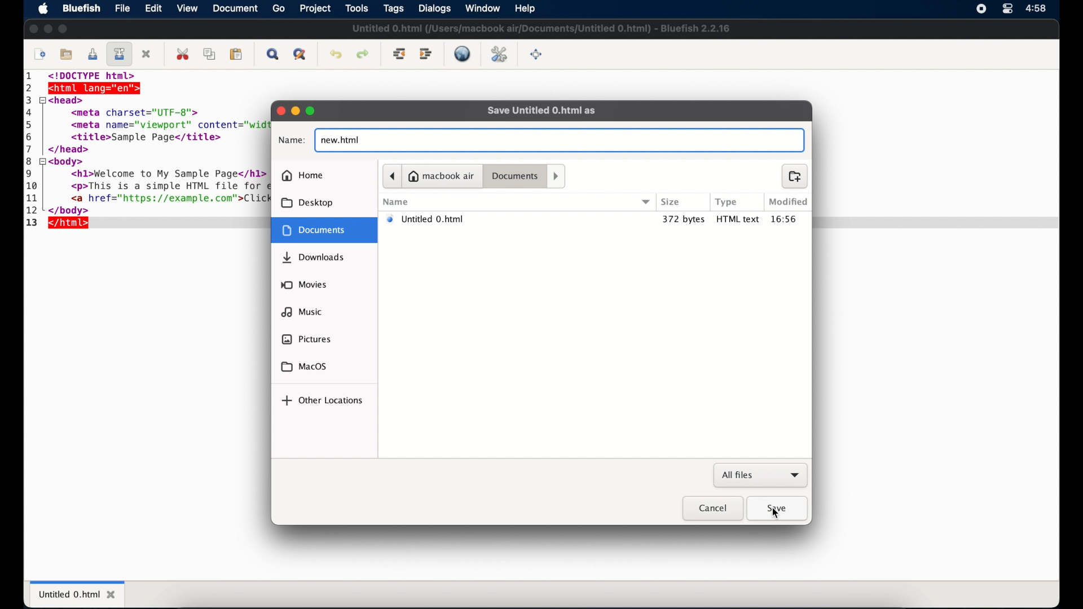 Image resolution: width=1083 pixels, height=609 pixels. What do you see at coordinates (101, 75) in the screenshot?
I see `<!DOCTYPE html>` at bounding box center [101, 75].